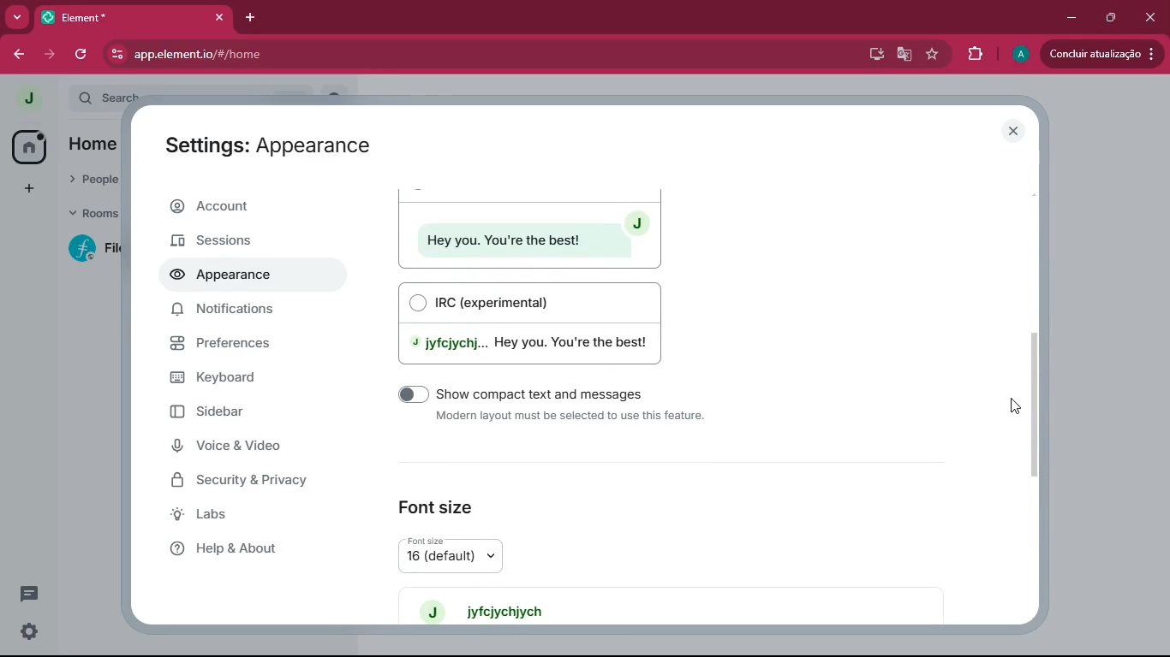  I want to click on add, so click(25, 188).